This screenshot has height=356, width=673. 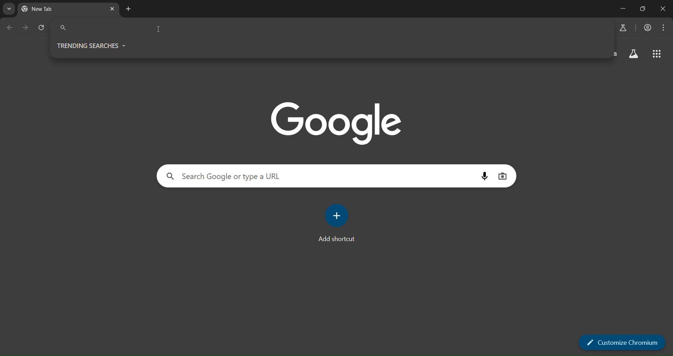 What do you see at coordinates (647, 27) in the screenshot?
I see `accounts` at bounding box center [647, 27].